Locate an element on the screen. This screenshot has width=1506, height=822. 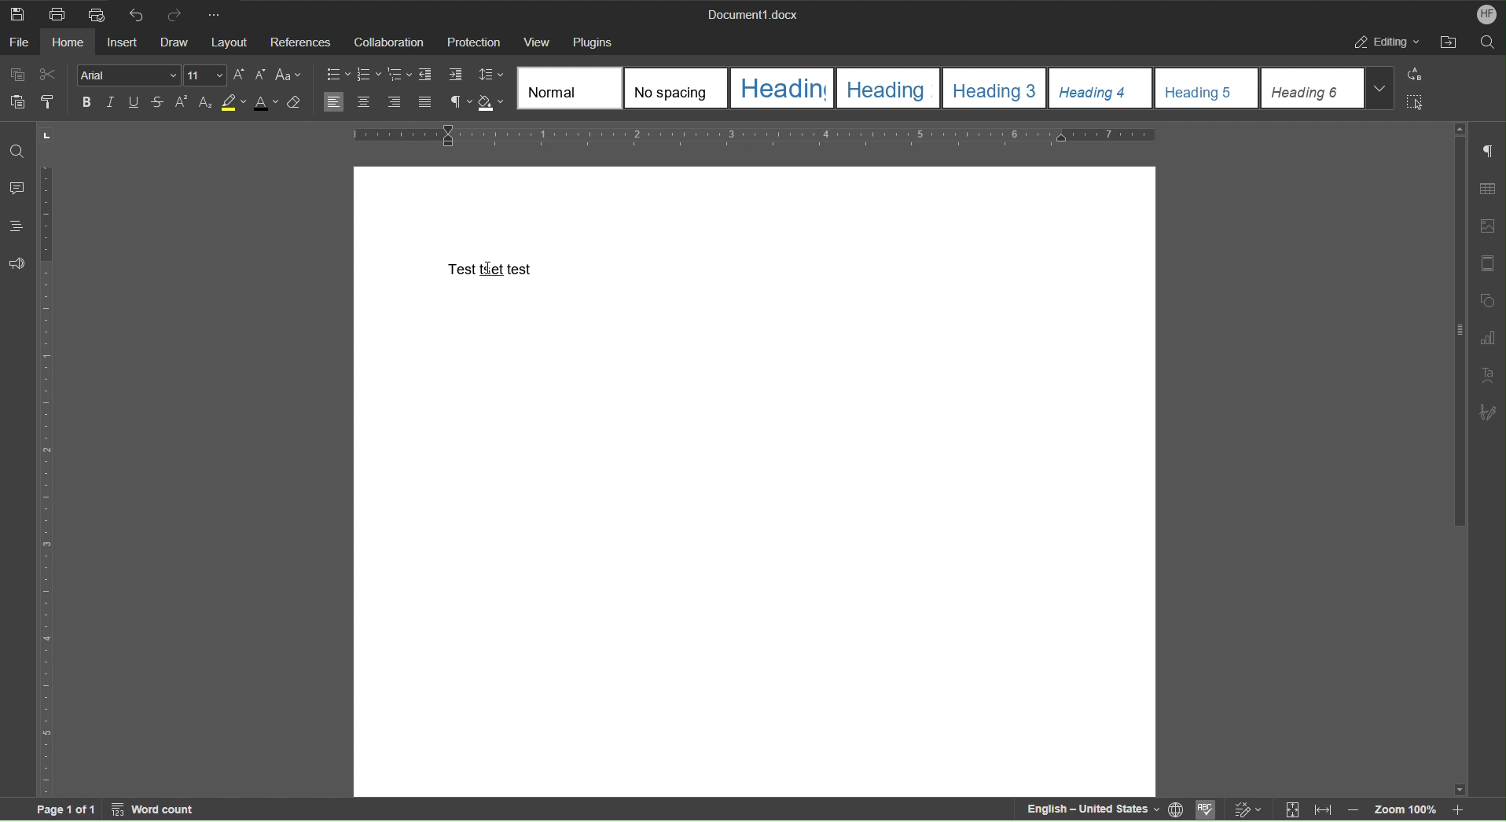
Superscript is located at coordinates (181, 103).